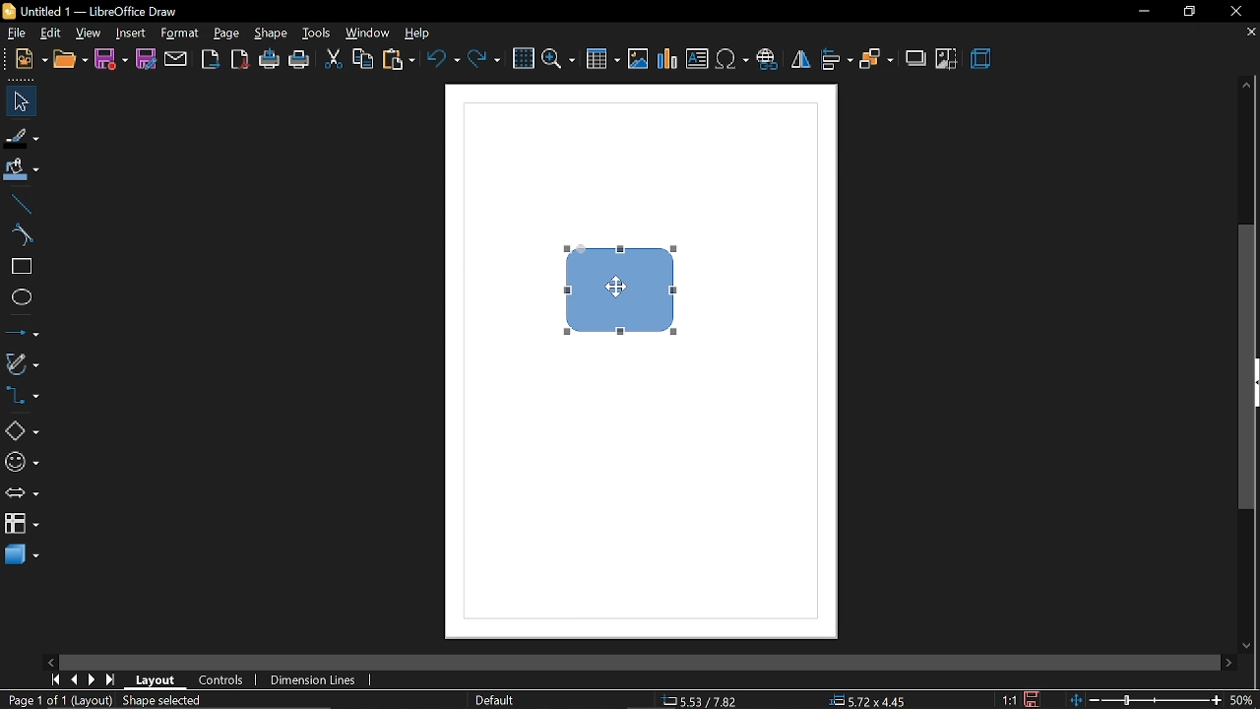 The height and width of the screenshot is (709, 1260). Describe the element at coordinates (445, 61) in the screenshot. I see `undo` at that location.